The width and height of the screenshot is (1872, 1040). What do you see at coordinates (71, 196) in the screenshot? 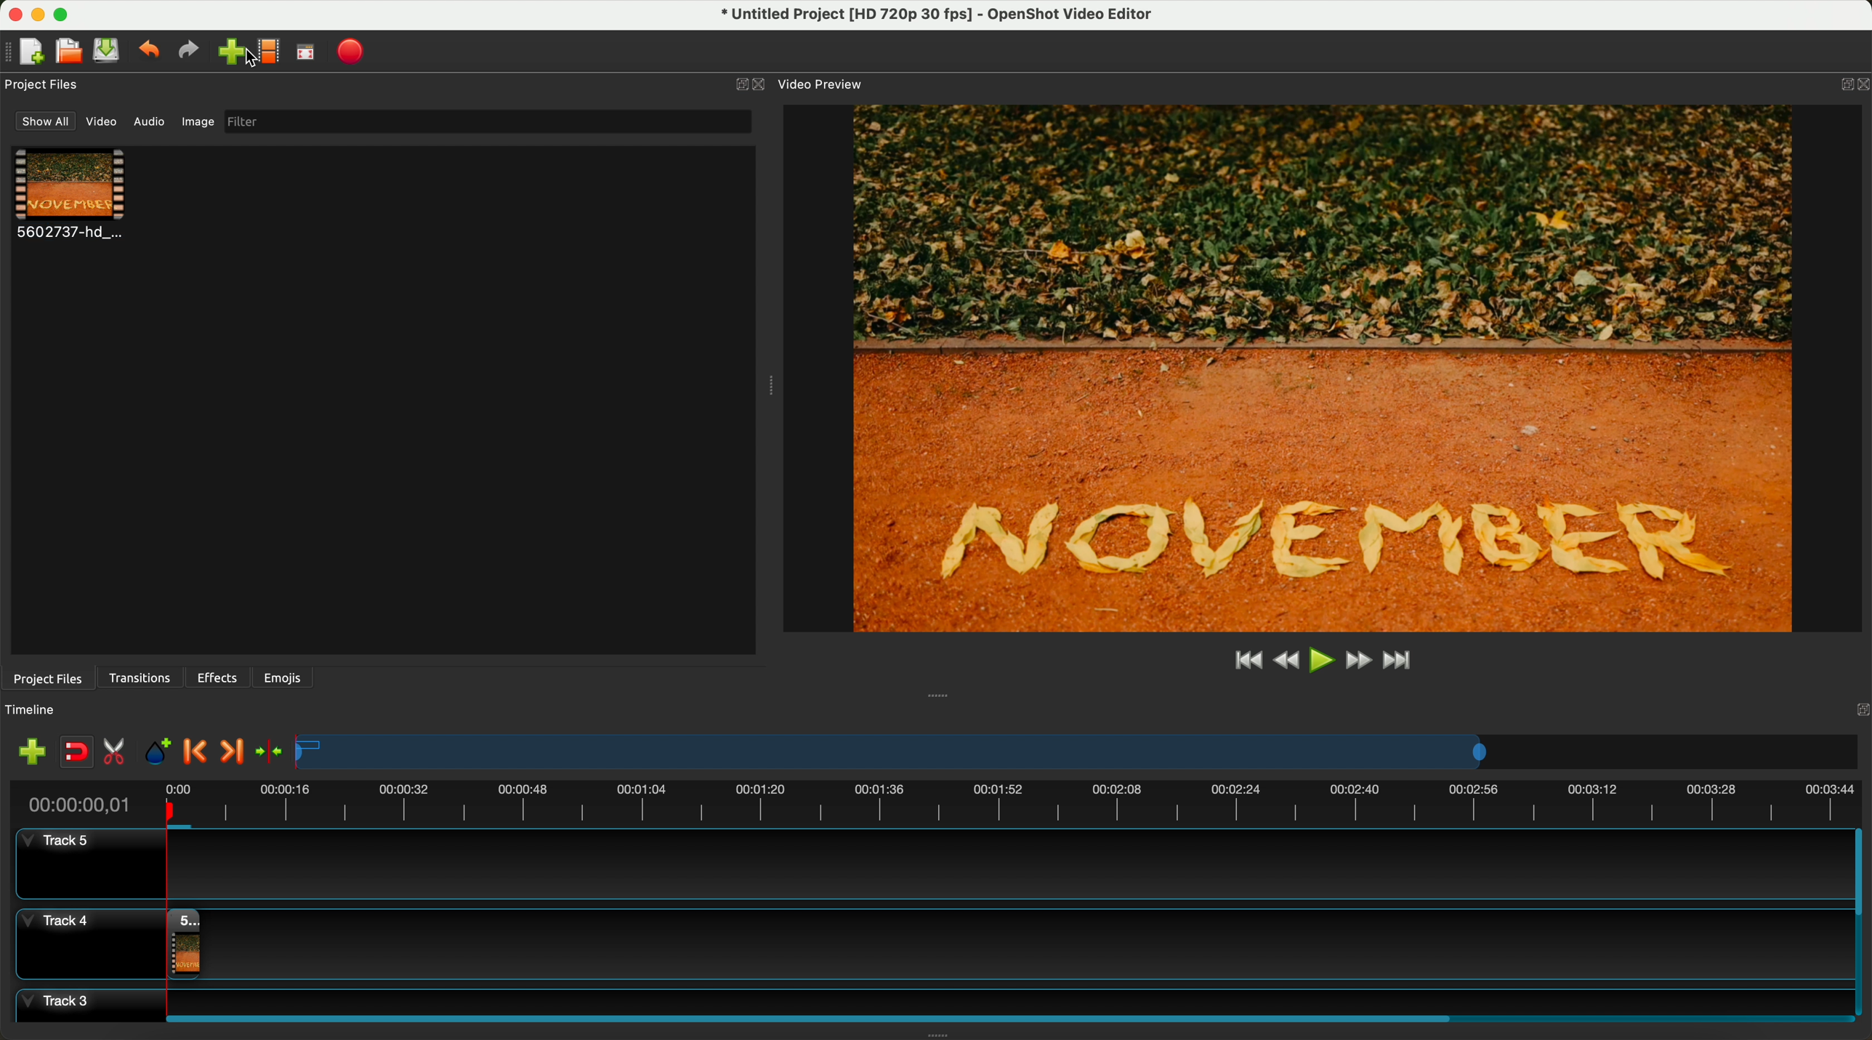
I see `video` at bounding box center [71, 196].